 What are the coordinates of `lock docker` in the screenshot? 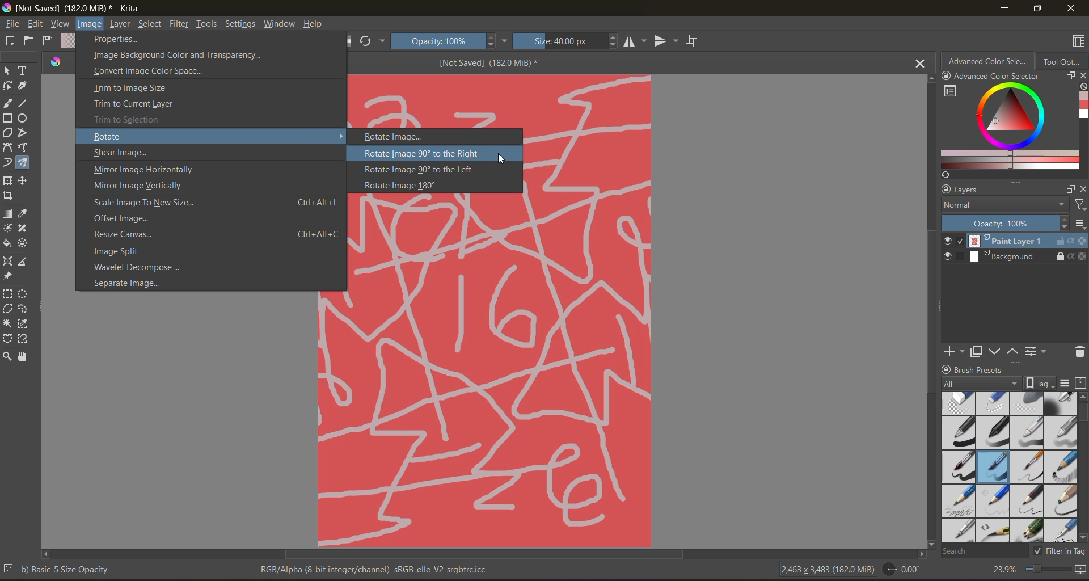 It's located at (946, 190).